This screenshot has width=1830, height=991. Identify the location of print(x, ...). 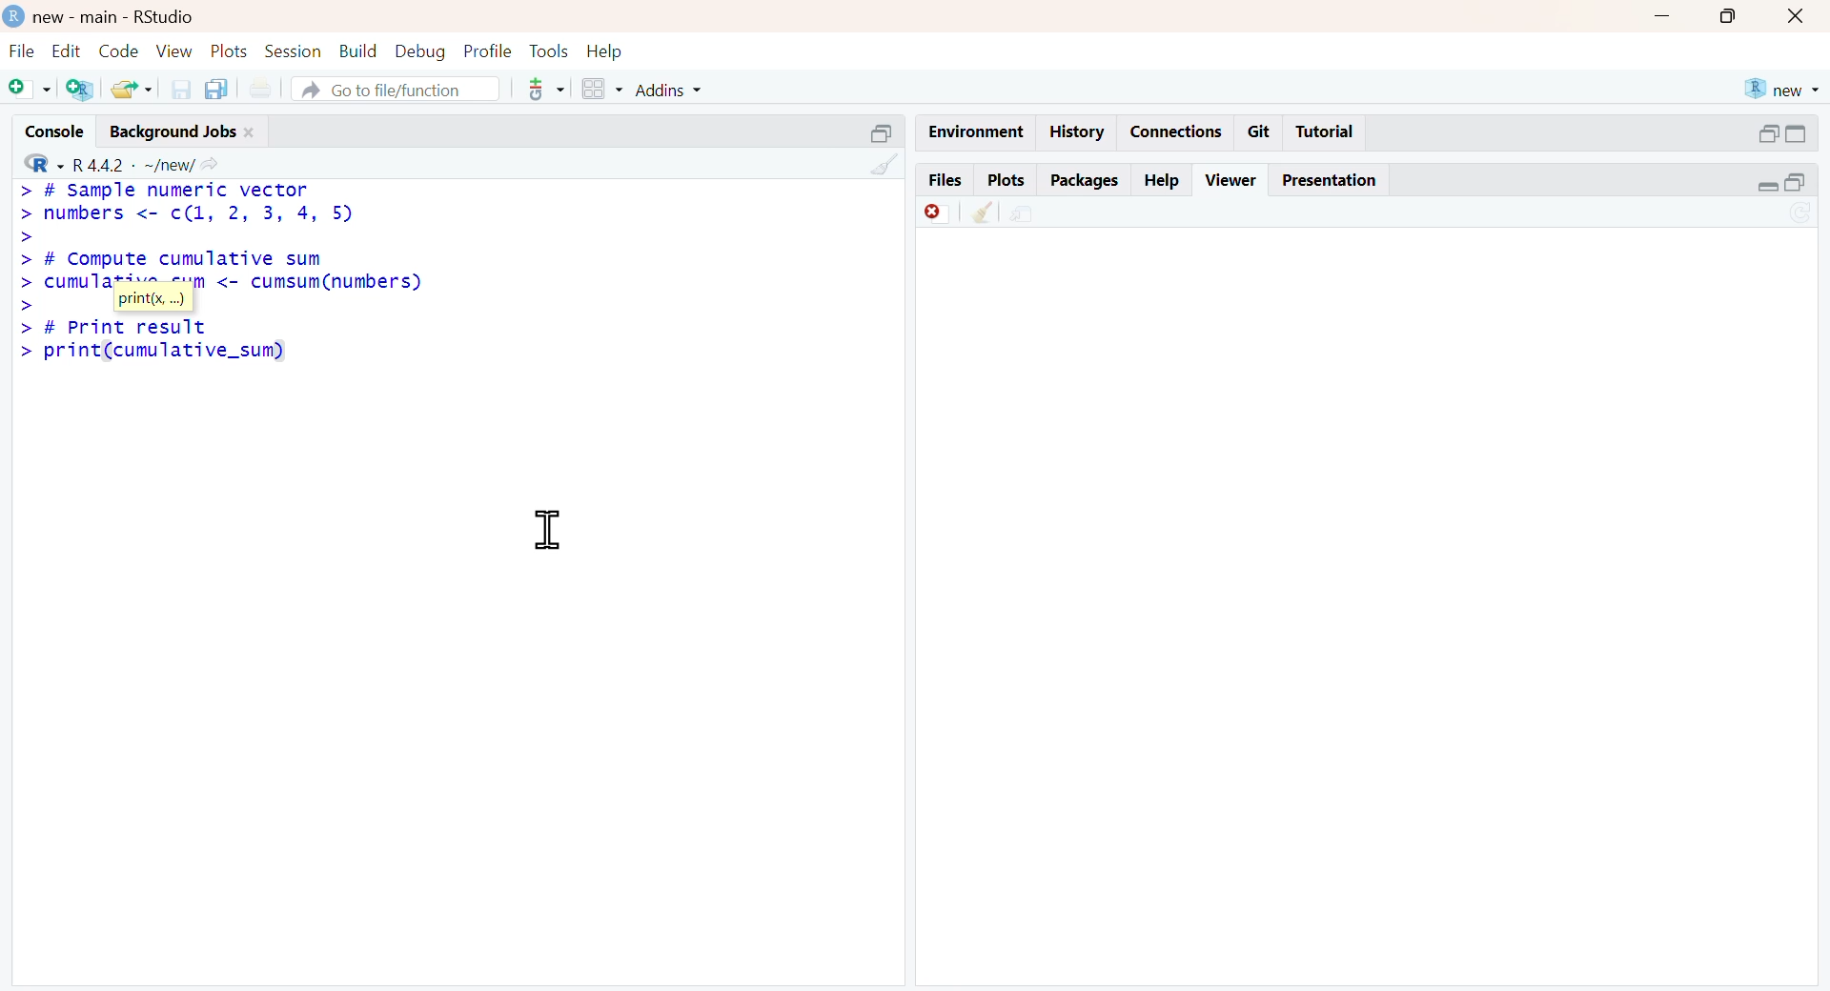
(152, 301).